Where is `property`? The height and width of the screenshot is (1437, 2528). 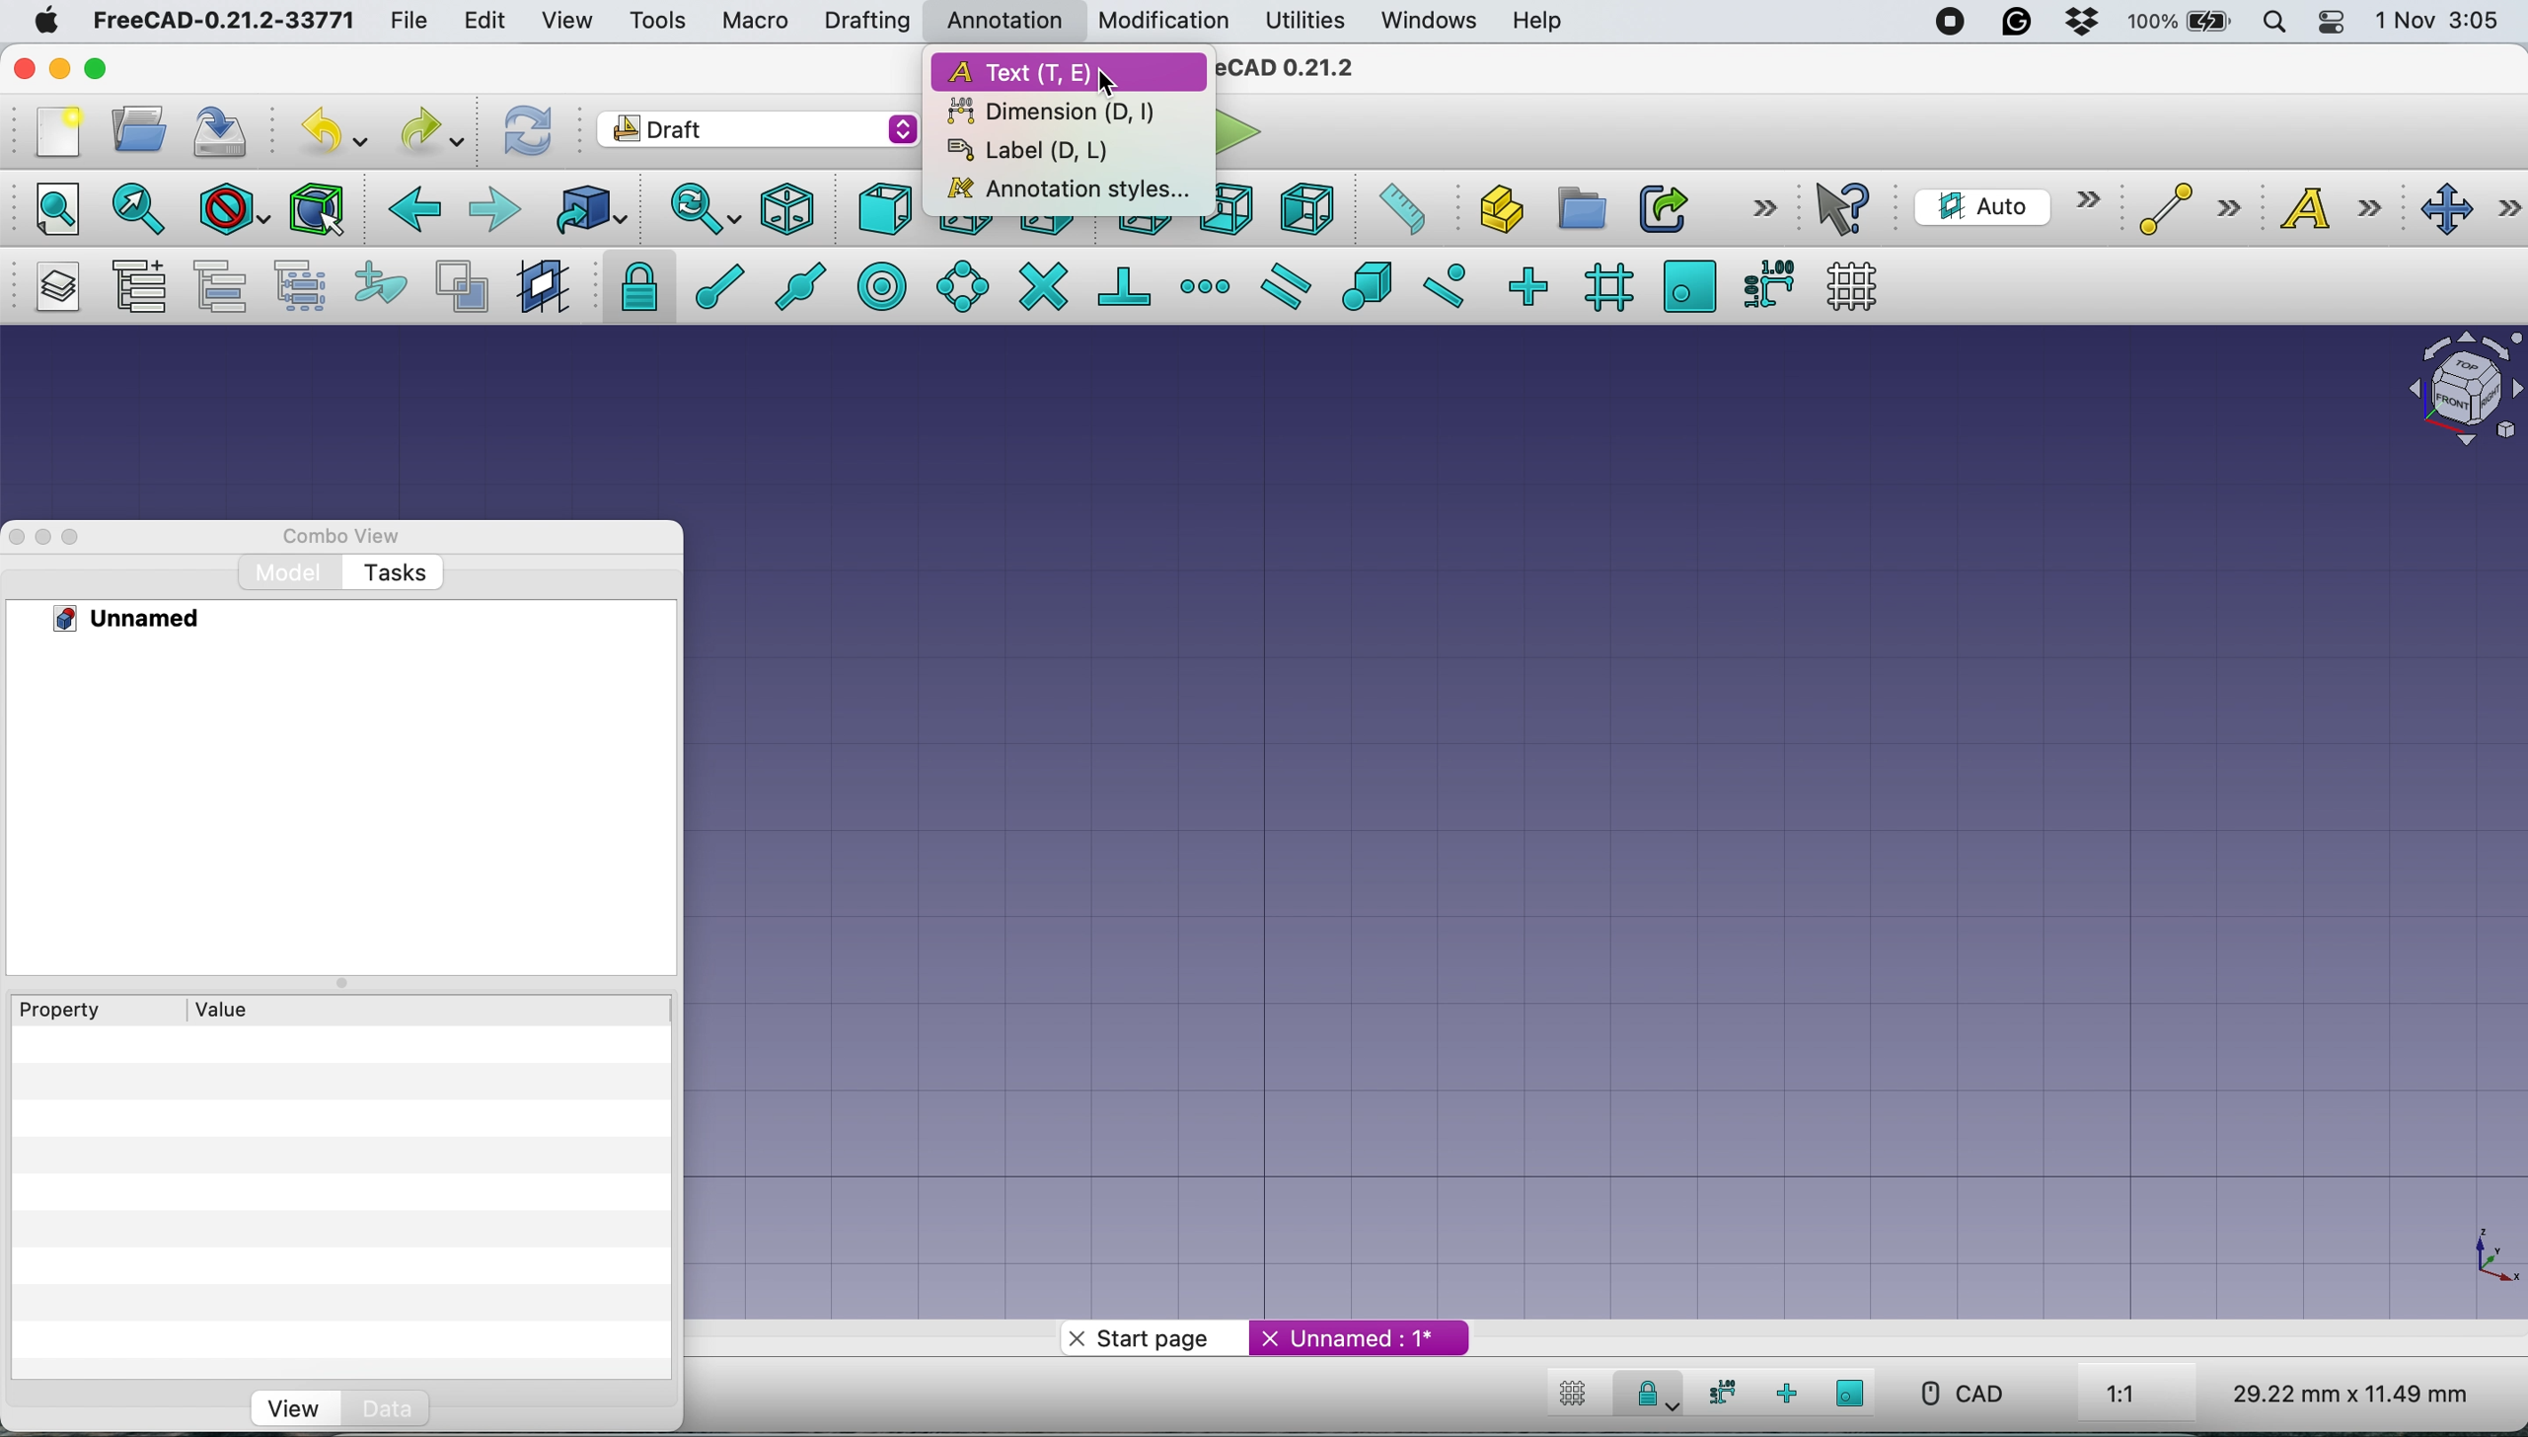 property is located at coordinates (66, 1011).